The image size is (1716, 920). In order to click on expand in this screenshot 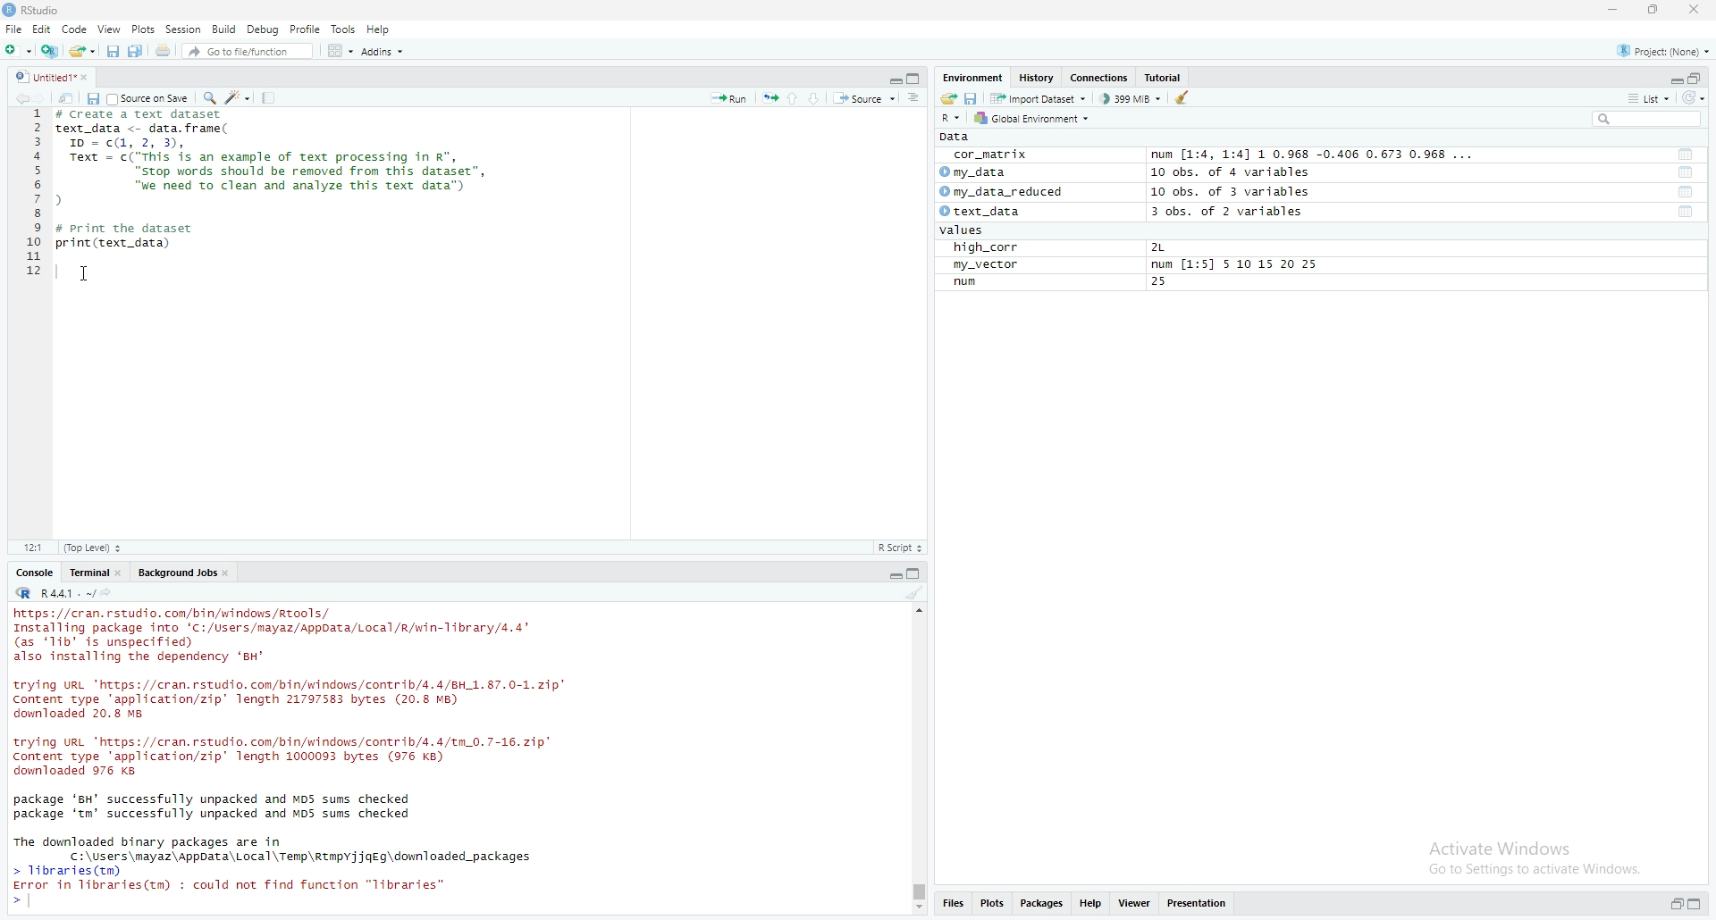, I will do `click(1674, 78)`.